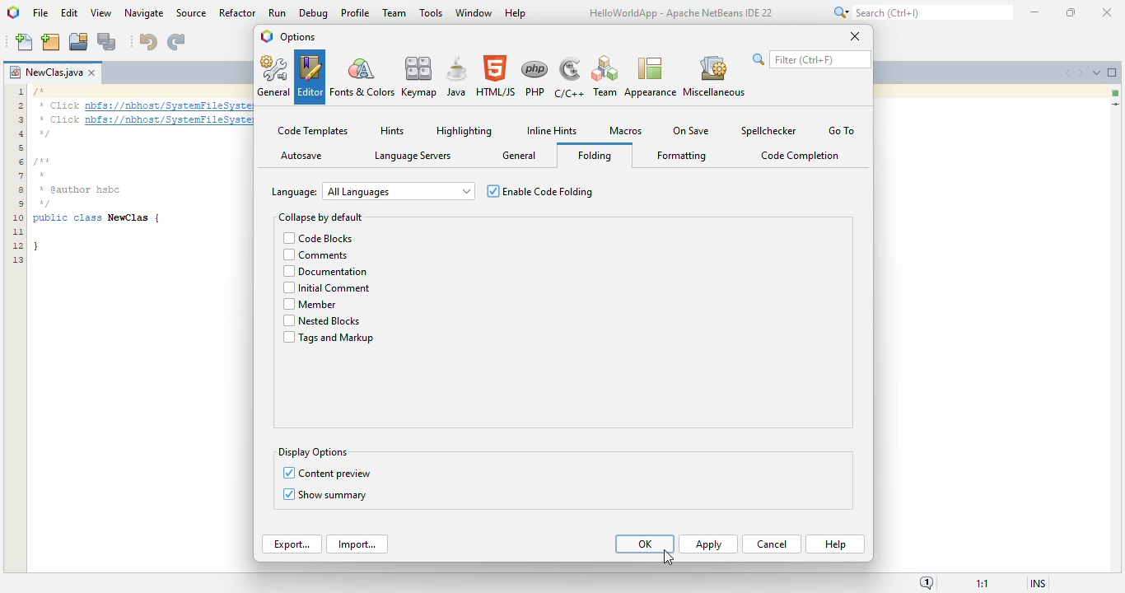 This screenshot has width=1125, height=593. What do you see at coordinates (334, 495) in the screenshot?
I see `show summary` at bounding box center [334, 495].